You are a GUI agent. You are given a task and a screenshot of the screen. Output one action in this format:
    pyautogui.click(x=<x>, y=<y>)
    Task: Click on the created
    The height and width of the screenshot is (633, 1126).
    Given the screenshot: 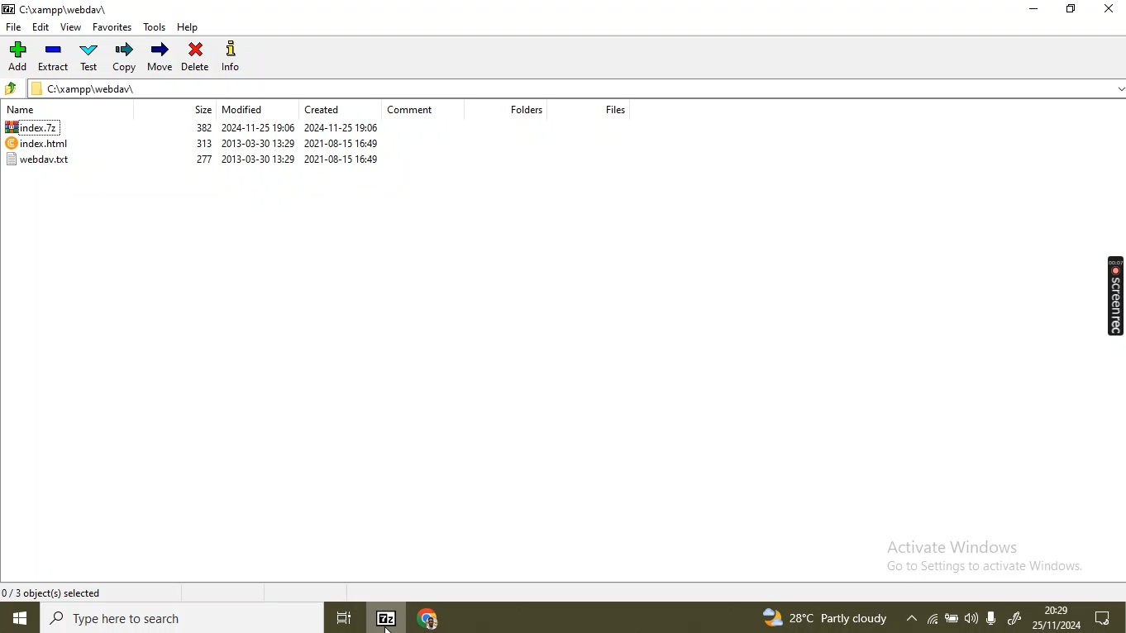 What is the action you would take?
    pyautogui.click(x=339, y=111)
    